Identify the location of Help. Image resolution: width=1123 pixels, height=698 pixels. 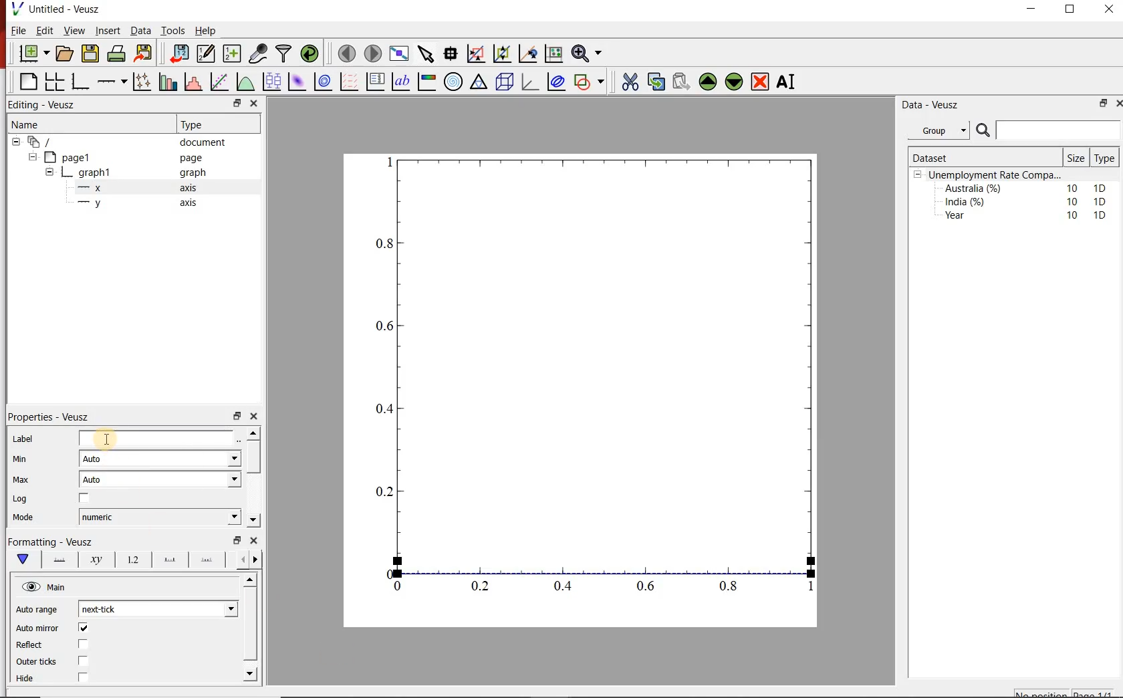
(206, 31).